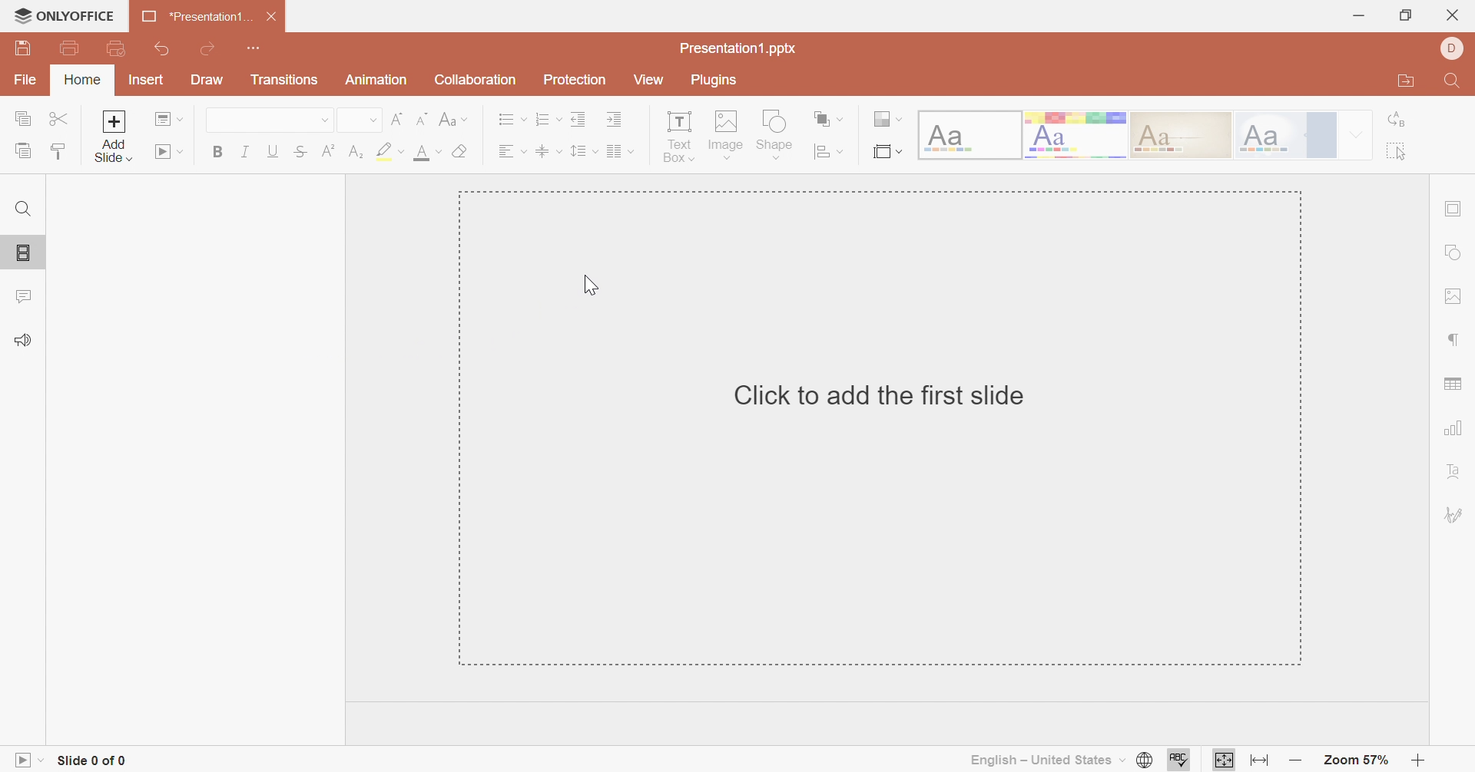 The width and height of the screenshot is (1475, 772). I want to click on Close, so click(272, 17).